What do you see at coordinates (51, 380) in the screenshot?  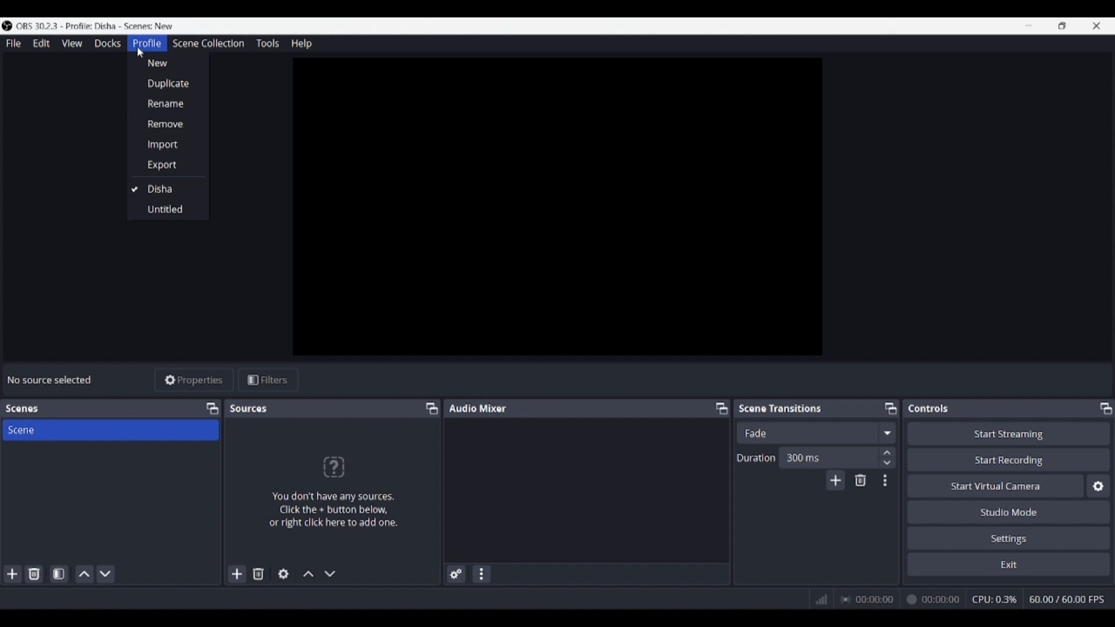 I see `Source status` at bounding box center [51, 380].